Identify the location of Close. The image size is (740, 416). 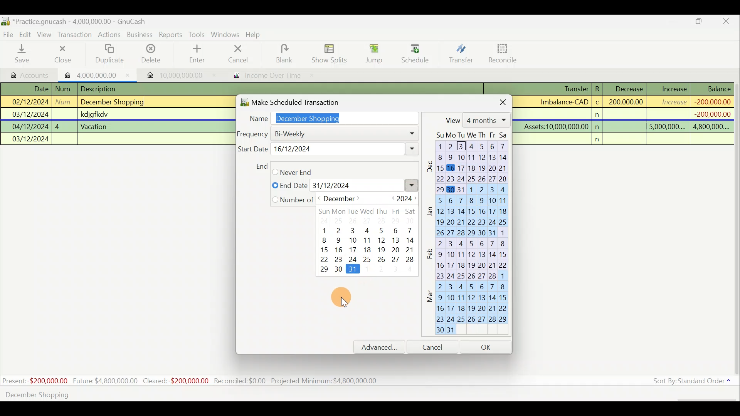
(727, 22).